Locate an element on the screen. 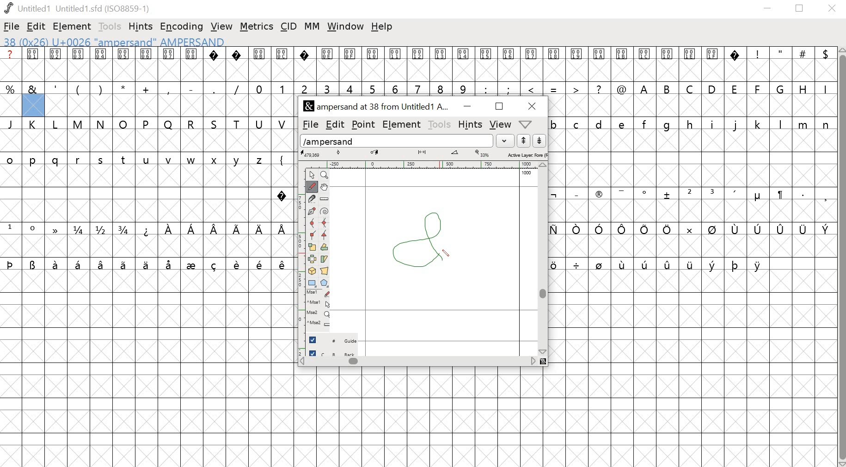 The height and width of the screenshot is (467, 846). g is located at coordinates (669, 124).